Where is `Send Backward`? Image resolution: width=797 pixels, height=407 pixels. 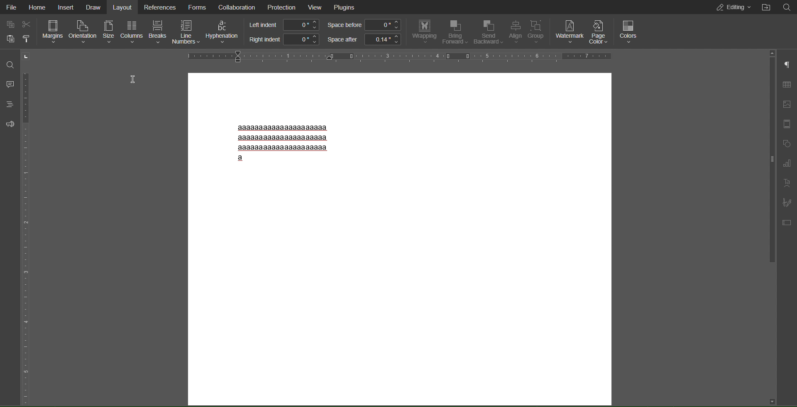 Send Backward is located at coordinates (489, 32).